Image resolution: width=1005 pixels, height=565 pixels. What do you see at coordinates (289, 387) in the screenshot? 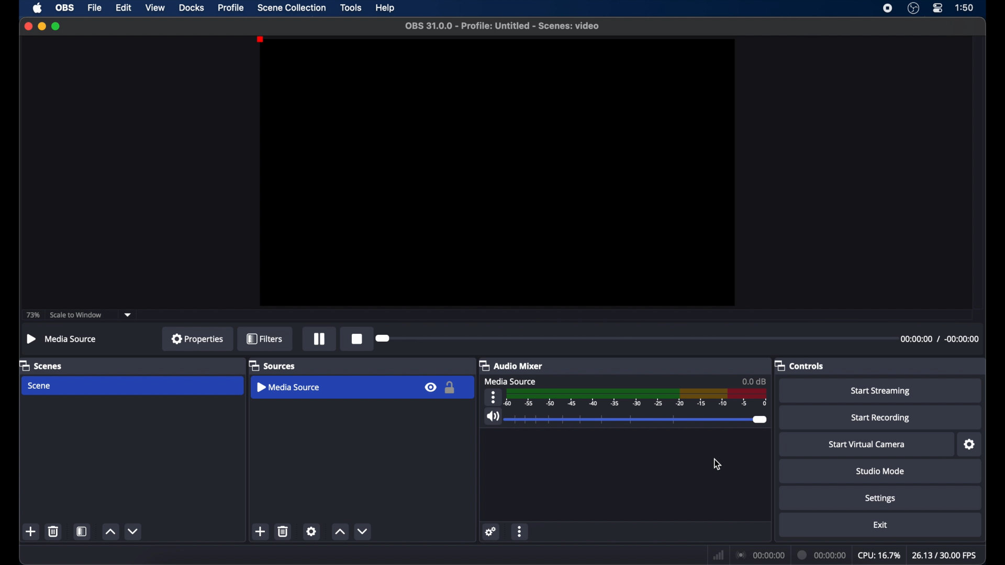
I see `media source` at bounding box center [289, 387].